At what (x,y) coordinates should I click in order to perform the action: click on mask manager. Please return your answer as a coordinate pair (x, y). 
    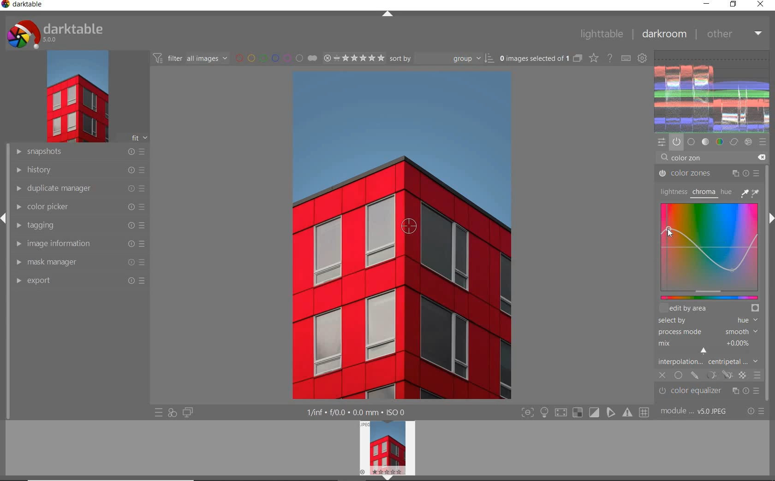
    Looking at the image, I should click on (79, 262).